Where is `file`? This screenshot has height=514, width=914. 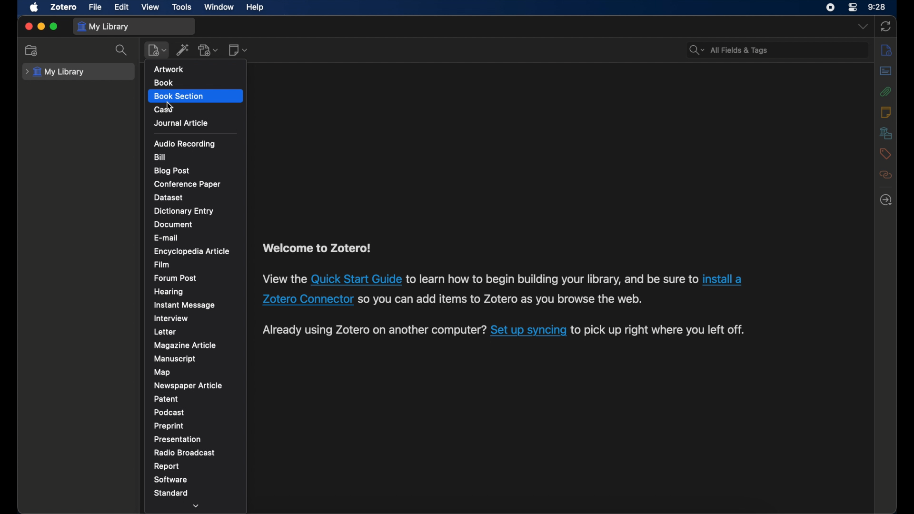
file is located at coordinates (95, 8).